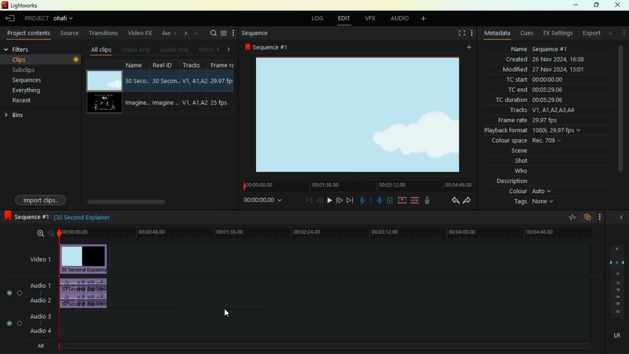  I want to click on fx settings, so click(556, 33).